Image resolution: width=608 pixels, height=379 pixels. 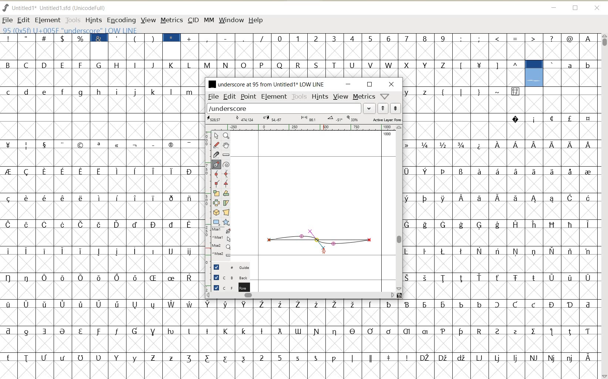 What do you see at coordinates (226, 184) in the screenshot?
I see `Add a corner point` at bounding box center [226, 184].